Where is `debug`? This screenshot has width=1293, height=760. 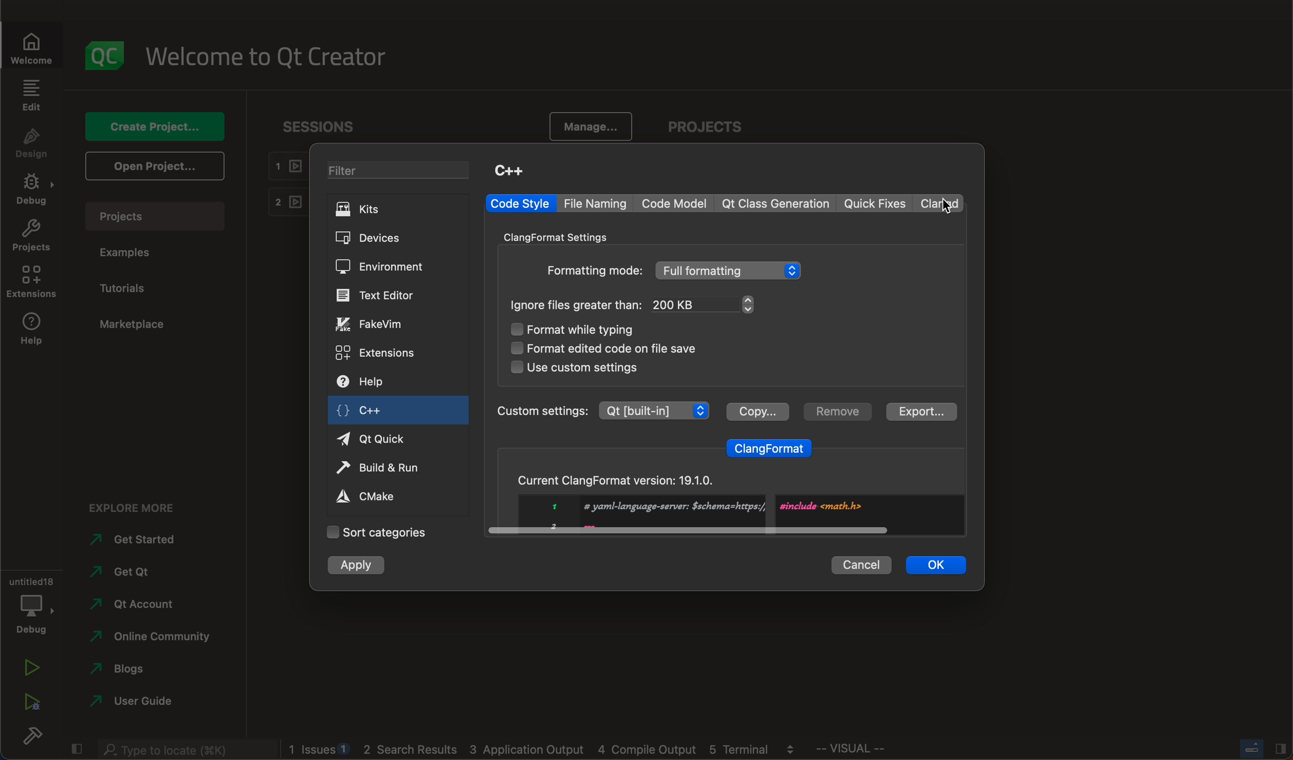 debug is located at coordinates (33, 188).